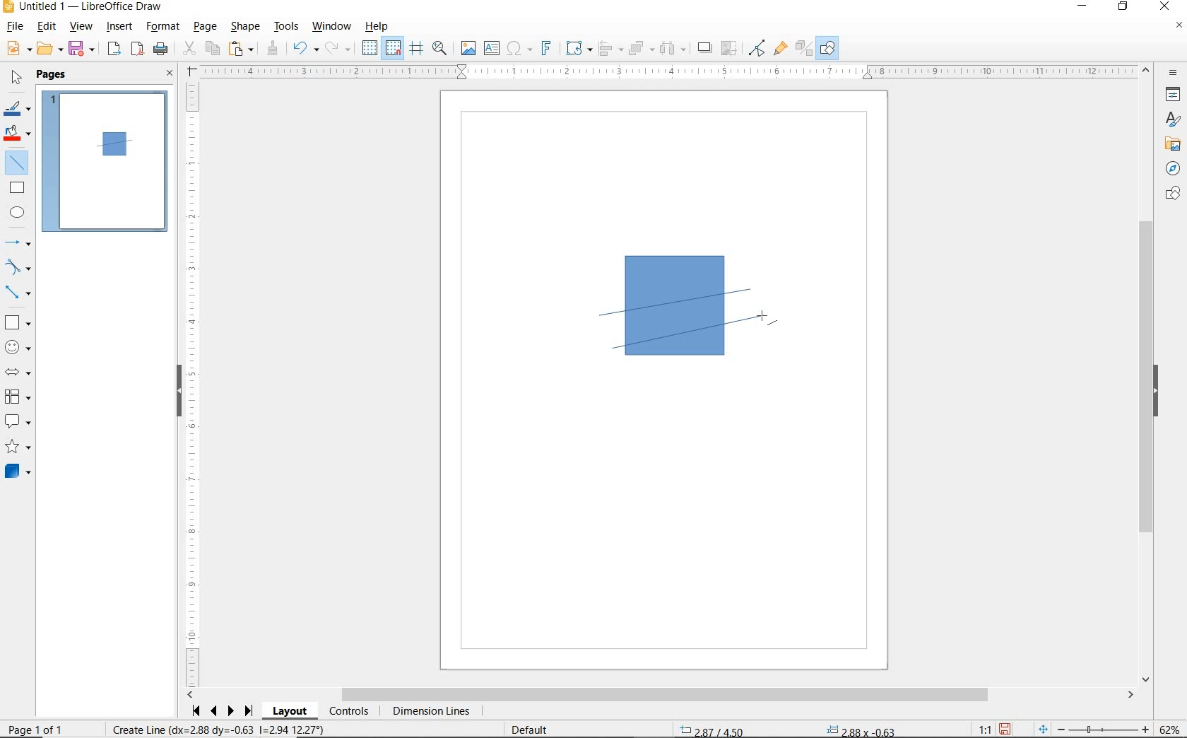  I want to click on SAVE, so click(1005, 729).